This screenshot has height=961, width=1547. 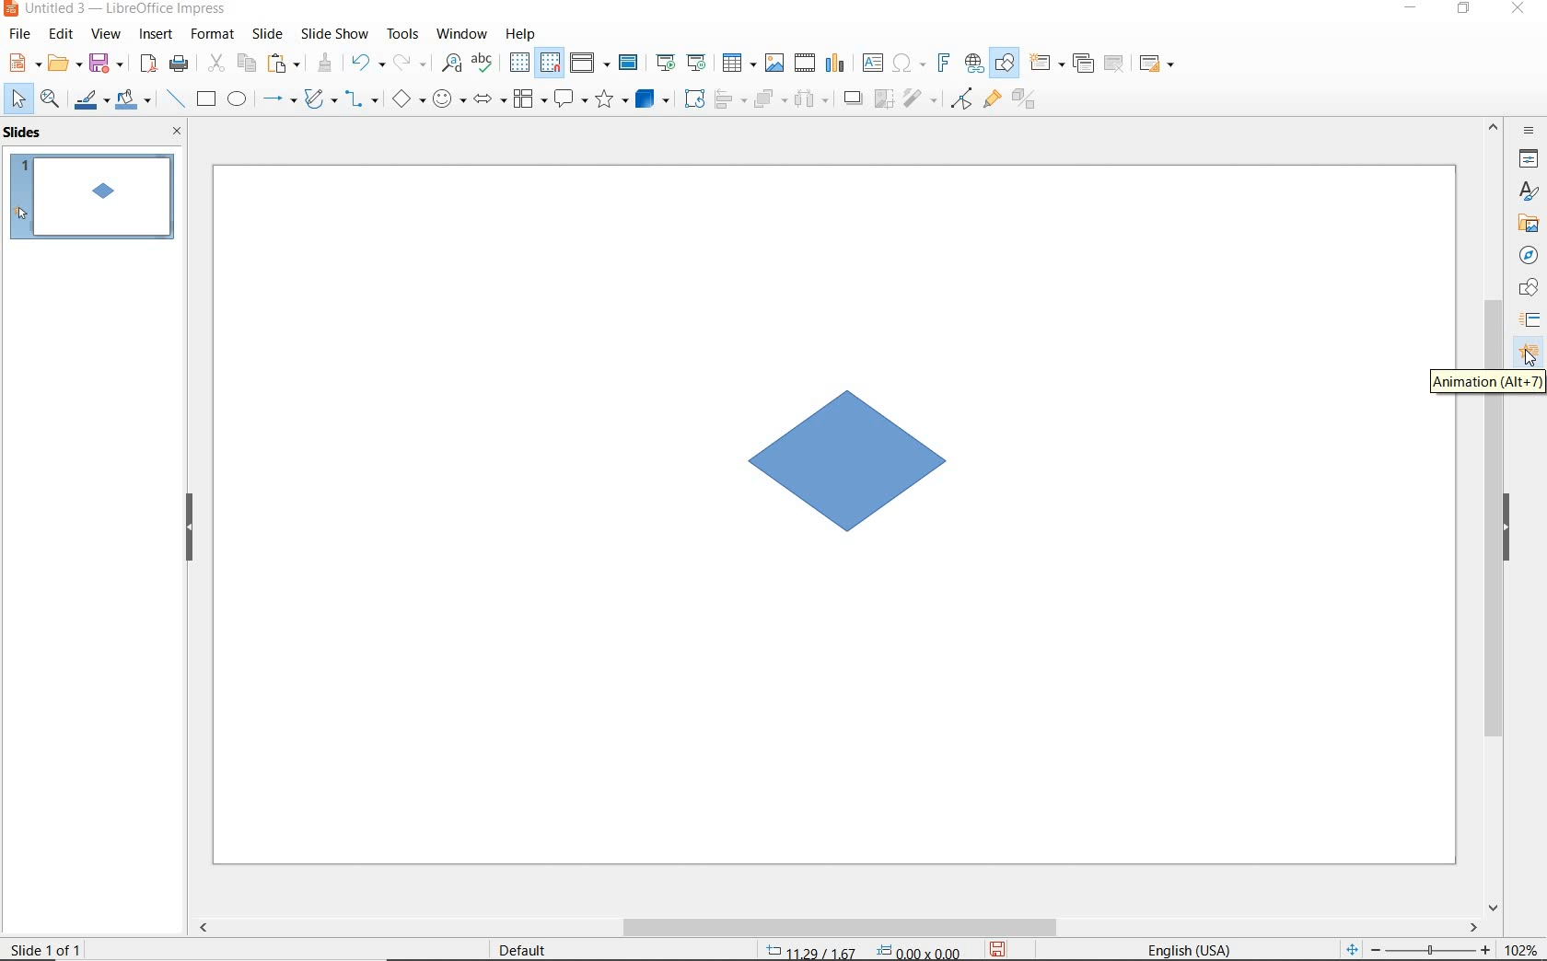 What do you see at coordinates (861, 949) in the screenshot?
I see `position and size` at bounding box center [861, 949].